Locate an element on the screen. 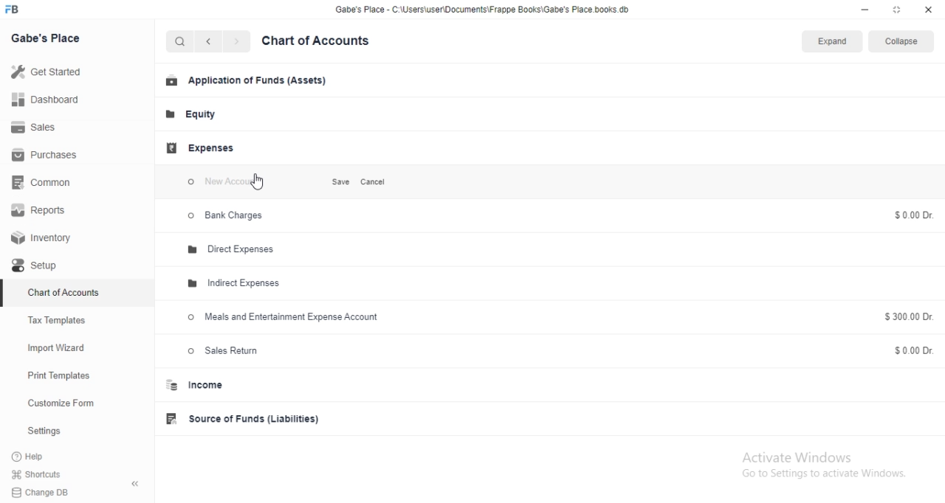 The image size is (945, 503). Import Wizard is located at coordinates (58, 349).